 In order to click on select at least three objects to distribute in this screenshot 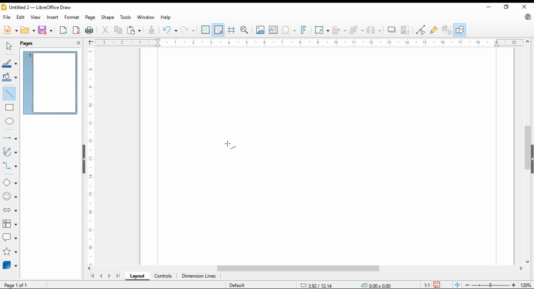, I will do `click(374, 30)`.